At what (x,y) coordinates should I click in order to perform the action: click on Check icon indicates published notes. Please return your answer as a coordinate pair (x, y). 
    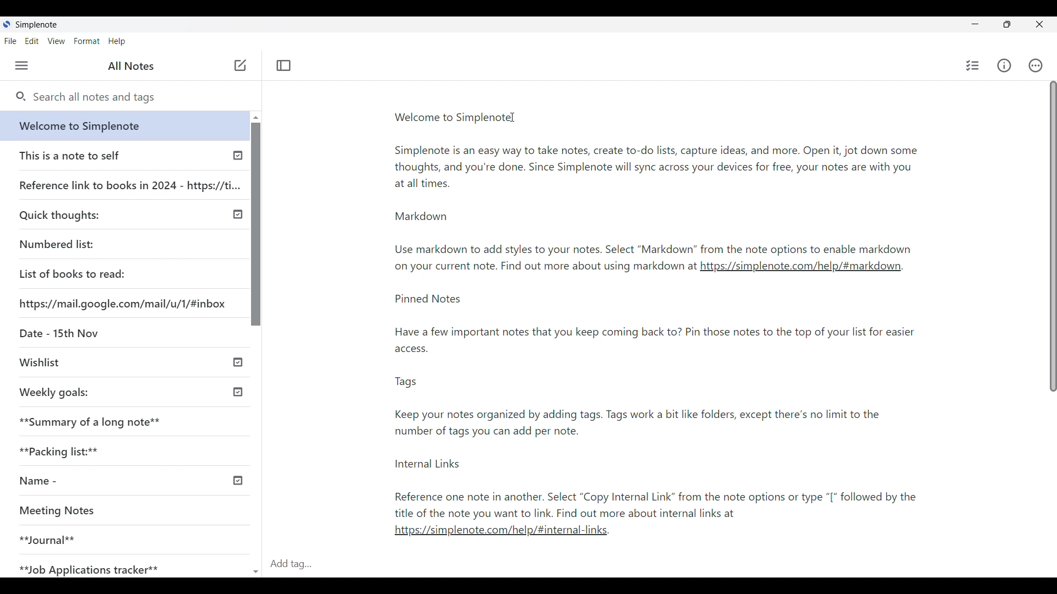
    Looking at the image, I should click on (237, 390).